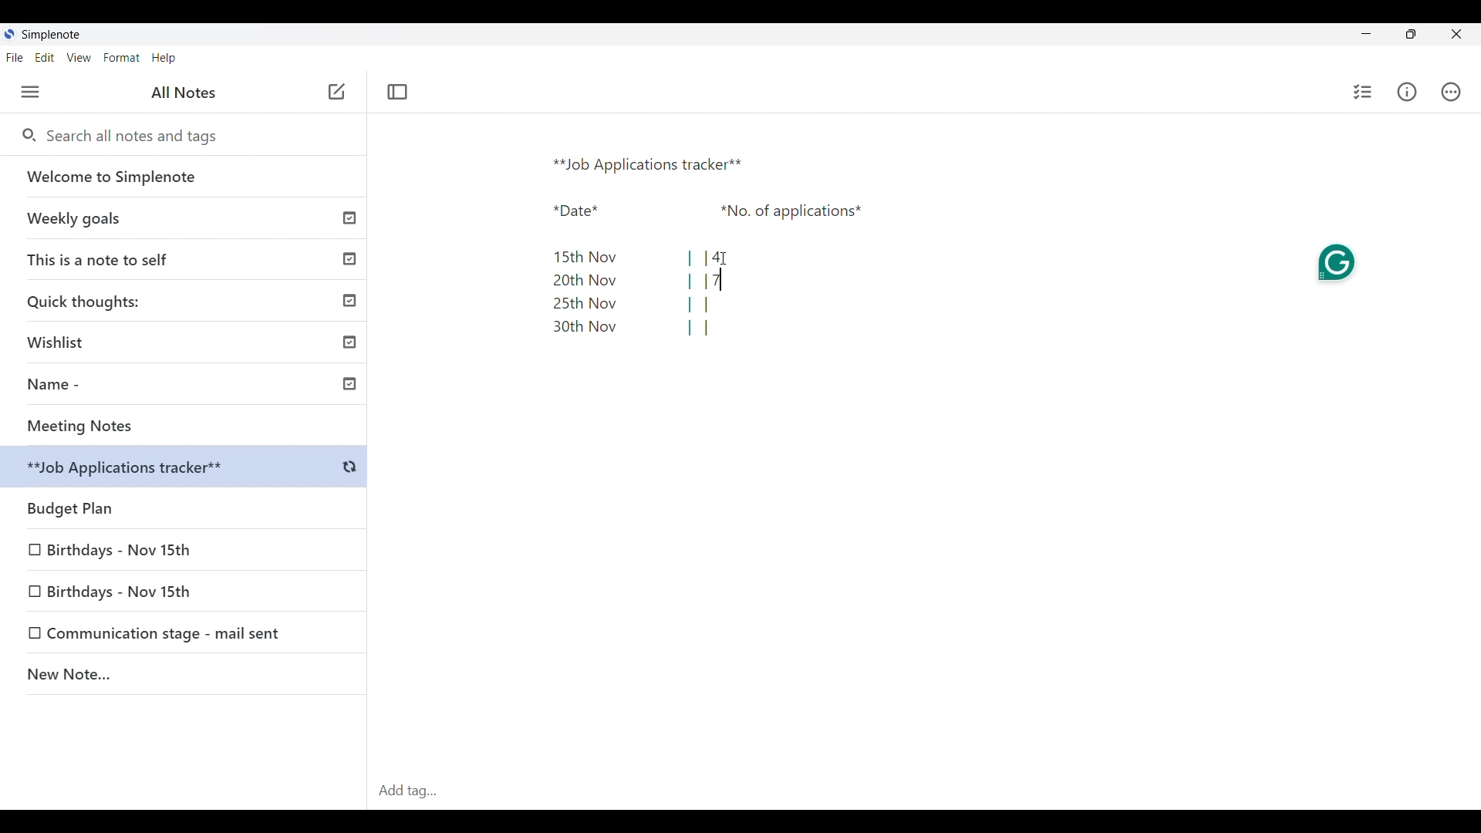 Image resolution: width=1481 pixels, height=833 pixels. What do you see at coordinates (1411, 34) in the screenshot?
I see `Maximize` at bounding box center [1411, 34].